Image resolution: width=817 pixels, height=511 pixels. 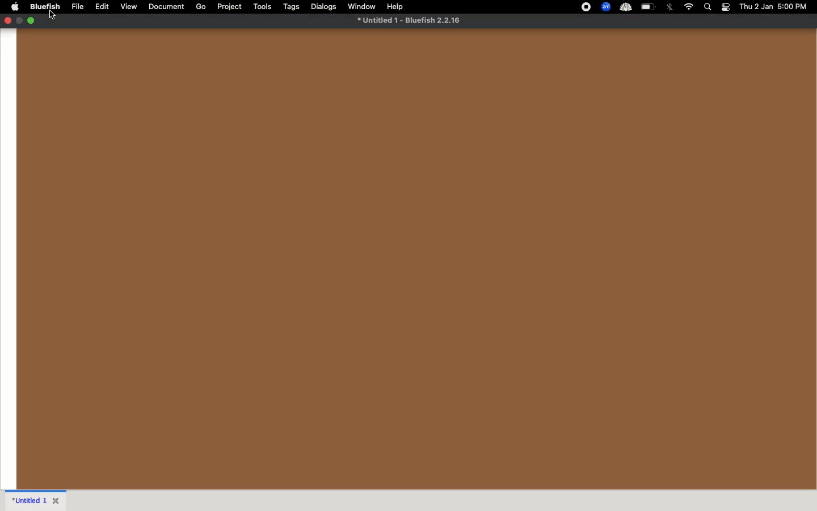 I want to click on bluetooth, so click(x=672, y=7).